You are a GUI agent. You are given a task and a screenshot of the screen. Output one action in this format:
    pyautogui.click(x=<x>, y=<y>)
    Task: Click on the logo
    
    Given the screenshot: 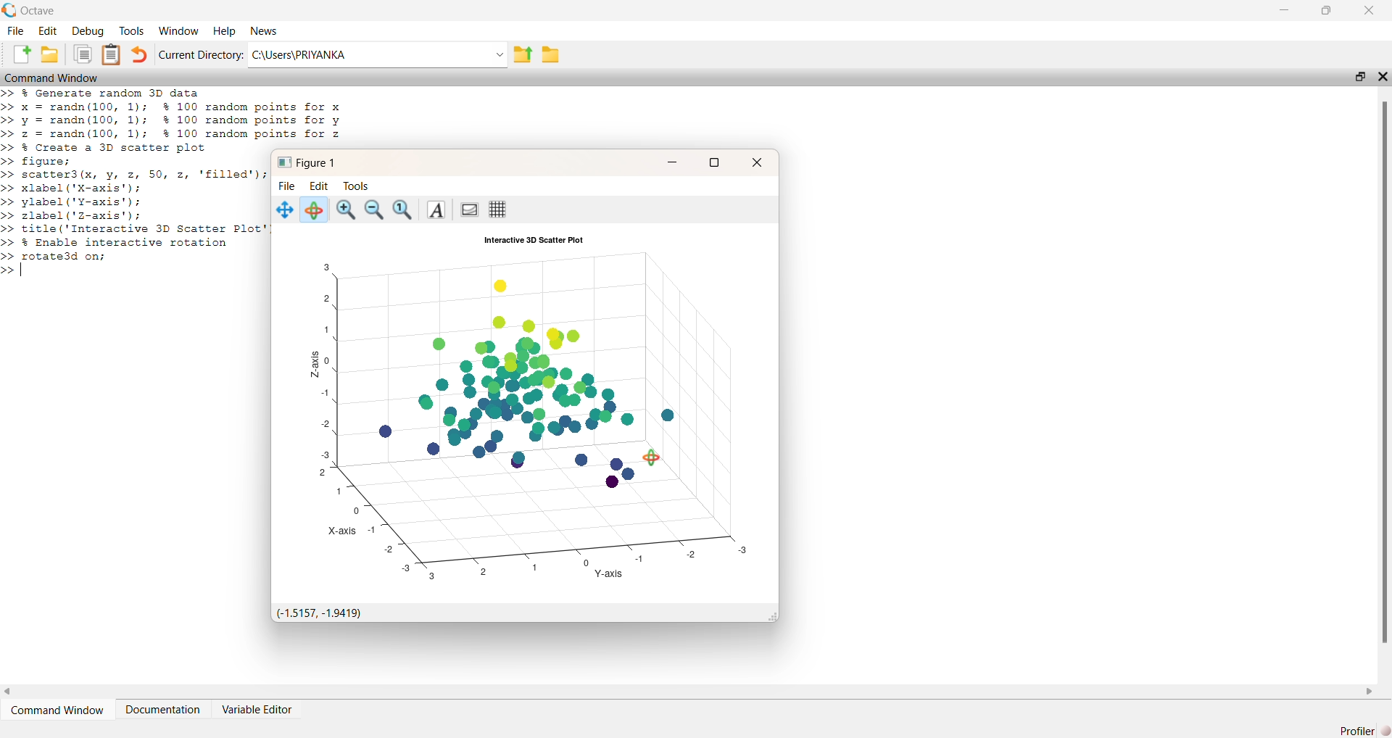 What is the action you would take?
    pyautogui.click(x=9, y=10)
    